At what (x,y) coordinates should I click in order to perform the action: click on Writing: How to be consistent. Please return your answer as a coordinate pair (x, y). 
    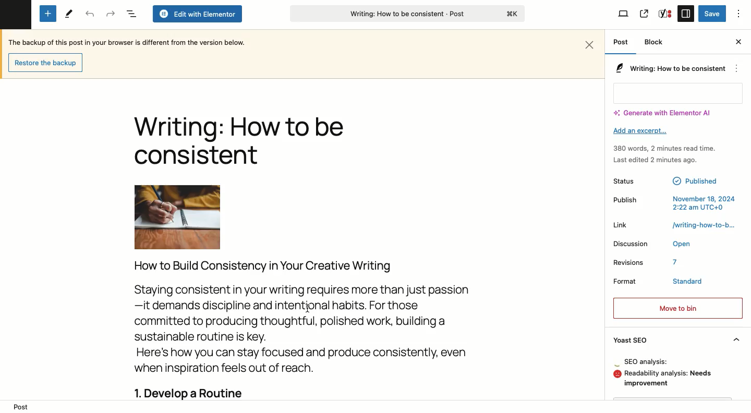
    Looking at the image, I should click on (406, 15).